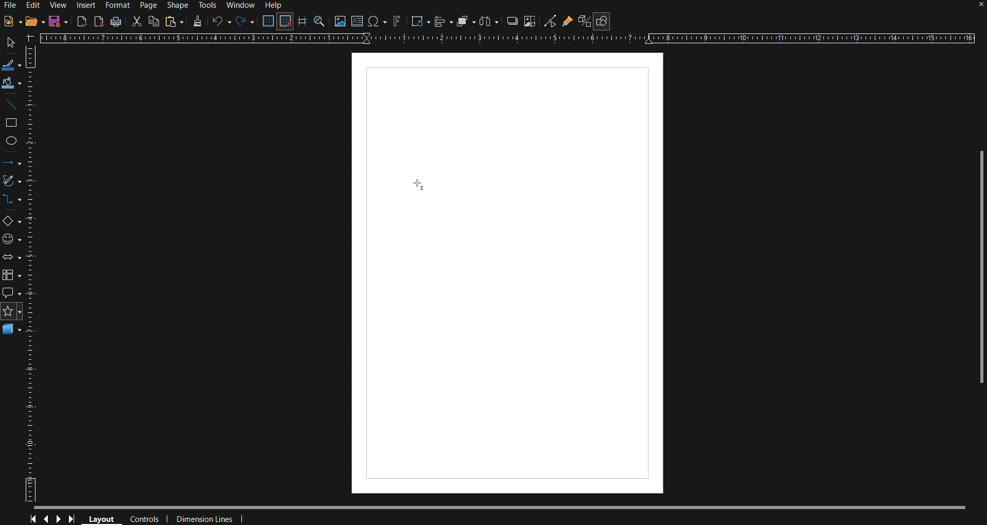 The image size is (987, 525). Describe the element at coordinates (972, 8) in the screenshot. I see `close` at that location.